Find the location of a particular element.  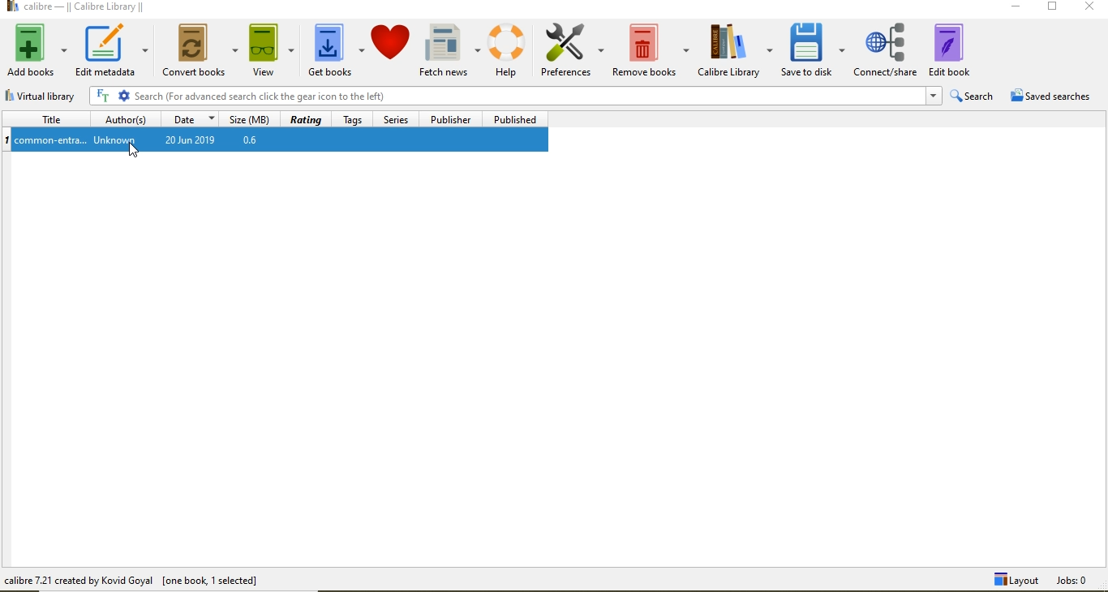

fetch news is located at coordinates (452, 49).